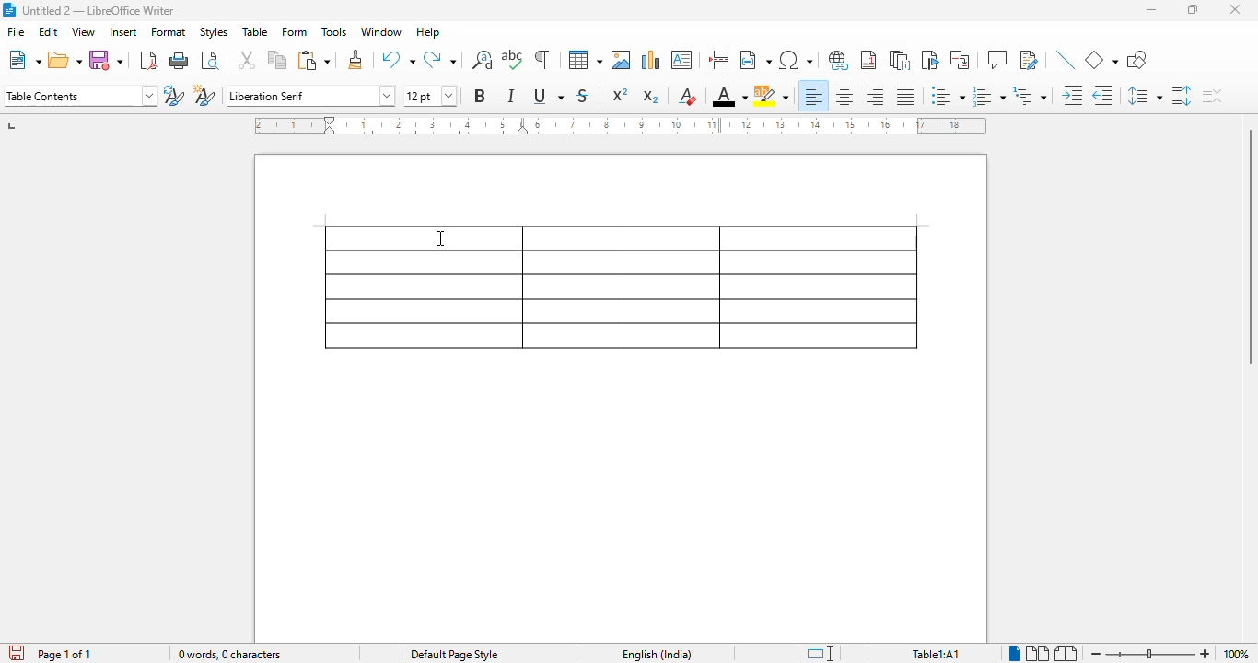 The image size is (1258, 663). What do you see at coordinates (431, 96) in the screenshot?
I see `font size` at bounding box center [431, 96].